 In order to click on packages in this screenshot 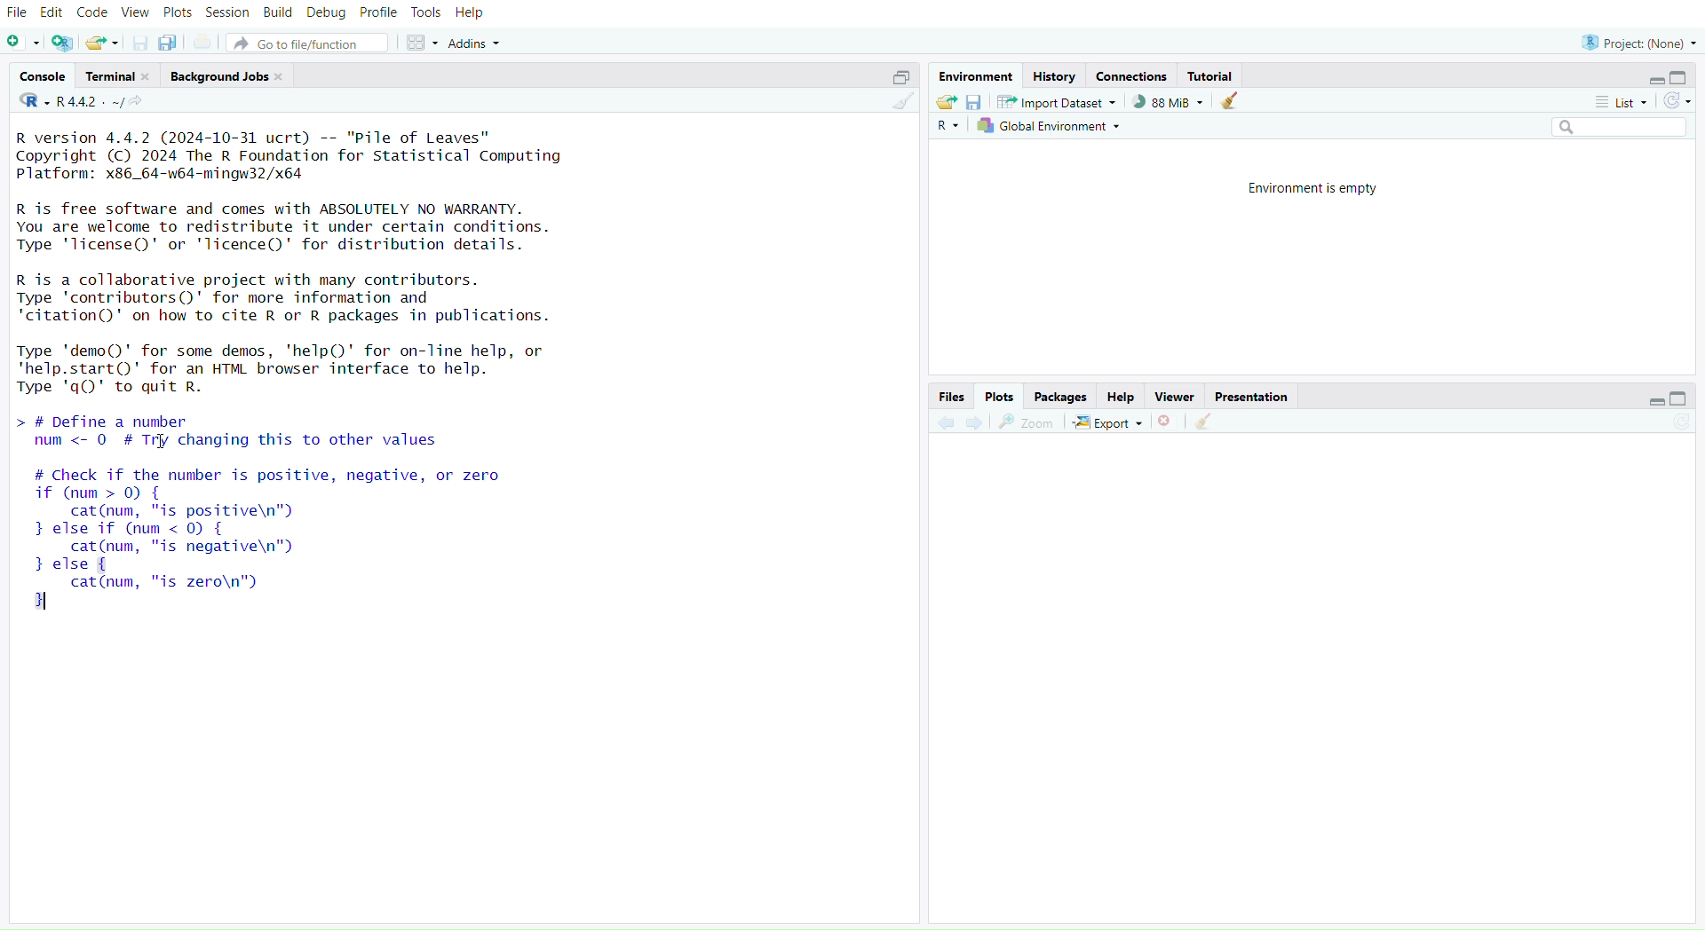, I will do `click(1061, 398)`.